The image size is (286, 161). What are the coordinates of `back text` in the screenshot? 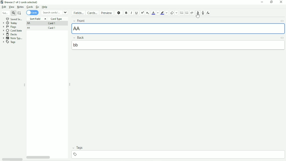 It's located at (177, 45).